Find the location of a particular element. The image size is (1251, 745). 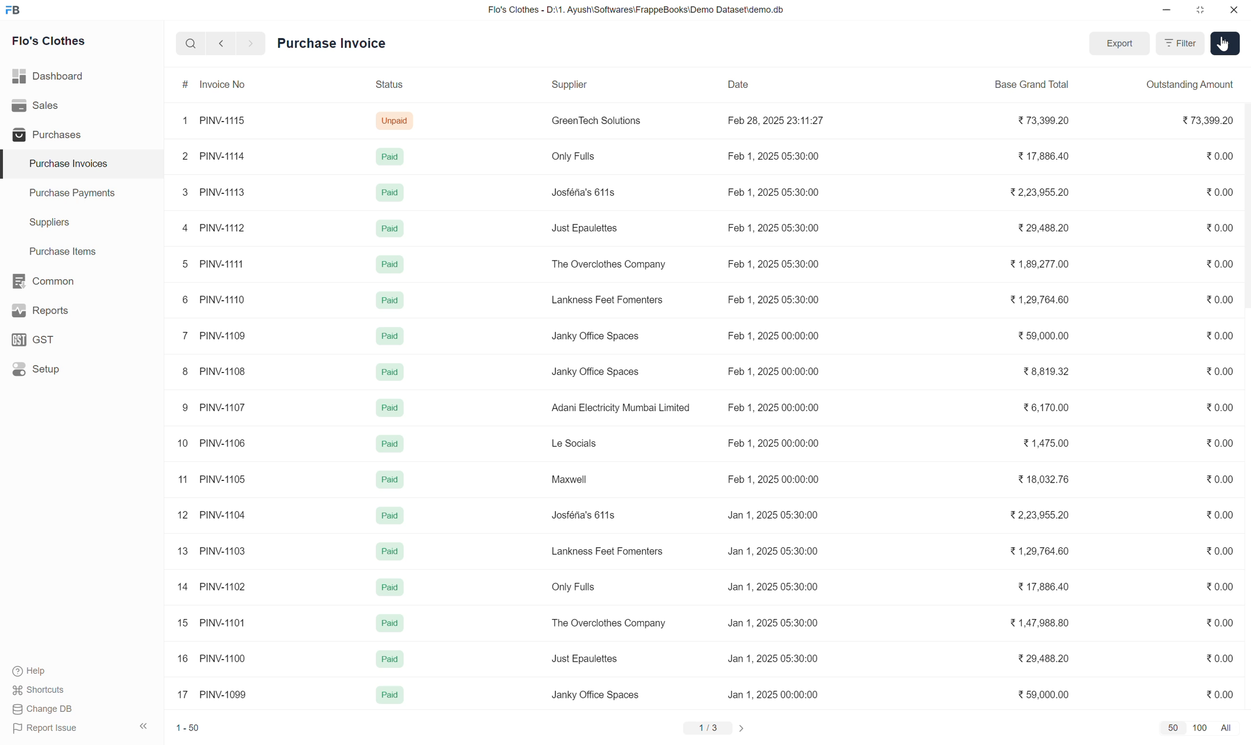

minimize is located at coordinates (1167, 13).